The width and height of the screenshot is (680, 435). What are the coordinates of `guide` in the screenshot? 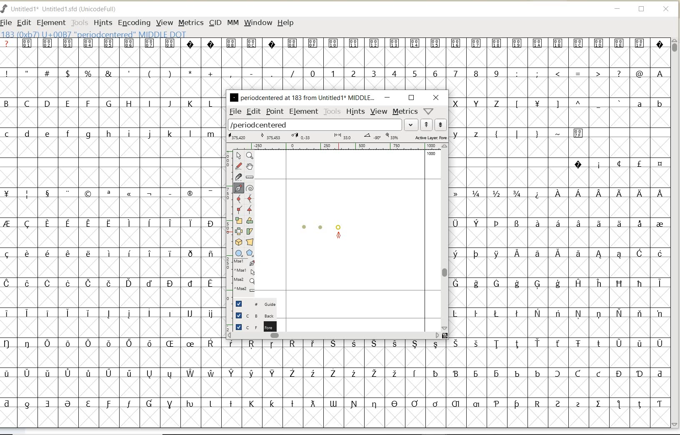 It's located at (253, 304).